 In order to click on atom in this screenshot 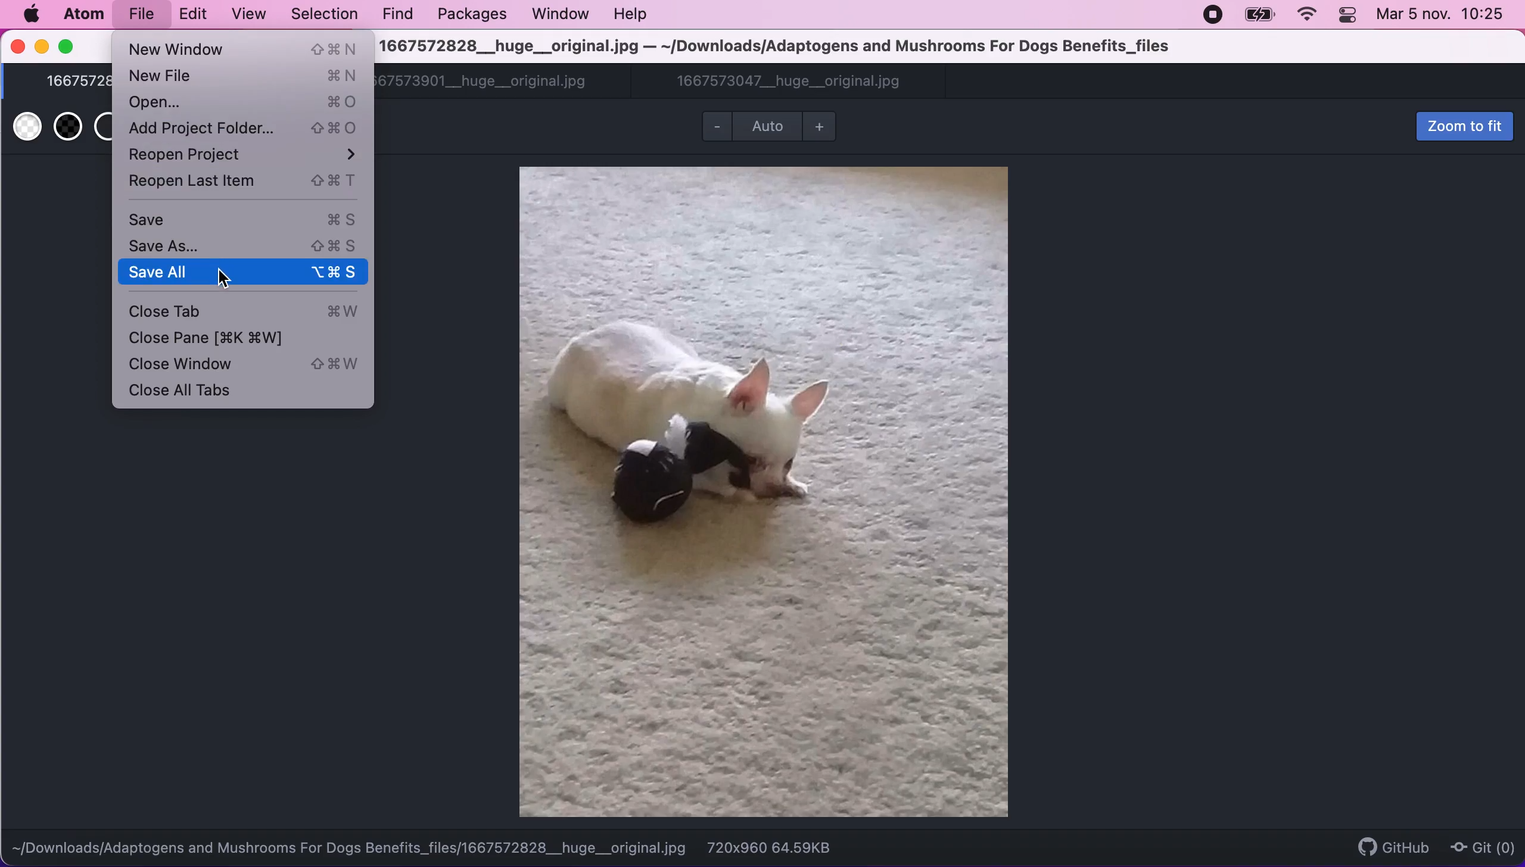, I will do `click(89, 16)`.